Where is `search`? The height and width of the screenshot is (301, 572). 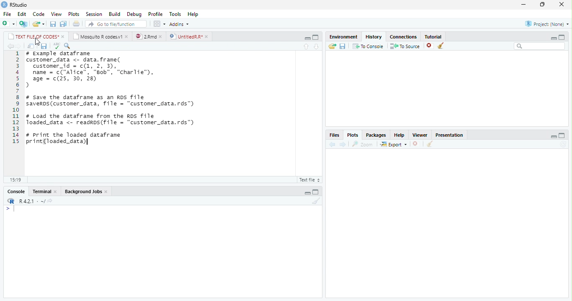 search is located at coordinates (540, 46).